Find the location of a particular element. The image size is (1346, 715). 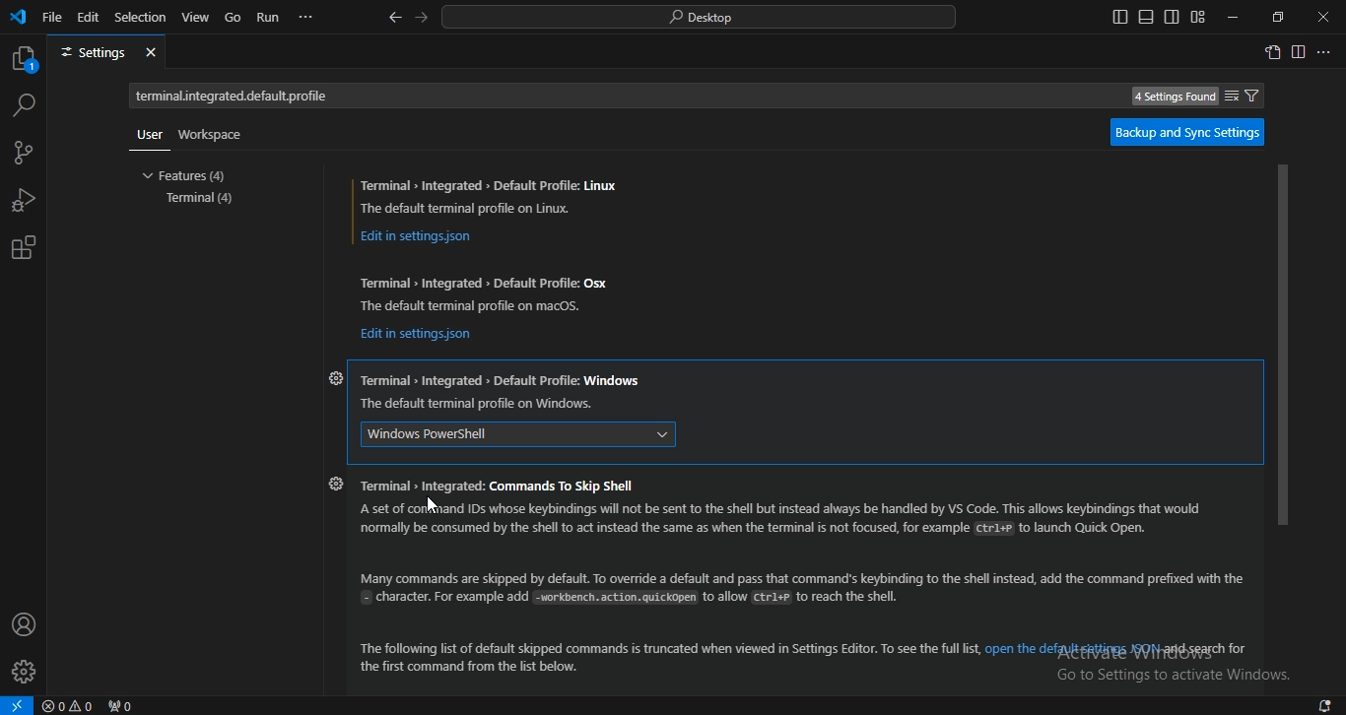

Terminal » Integrated: Commands To Skip ShellA set of command IDs whose keybindings will not be sent to the shell but instead always be handled by Vs Code. This allows keybindings that wouldnormally be consumed by the shell to act instead the same as when the terminal is not focused, for example Ctr1## to launch Quick Open.Many commands are skipped by default. To override a default and pass that command's keybinding to the shell instead, add the command prefixed with the= character. For example add workbench. action. quickopen to allow CEr1+# to reach the shell.“The following list of default skipped commands is truncated when viewed in Settings Editor. To see the full list, open the defaylt ggitings JQ 1esgasch forthe first command from the list below.  is located at coordinates (800, 574).